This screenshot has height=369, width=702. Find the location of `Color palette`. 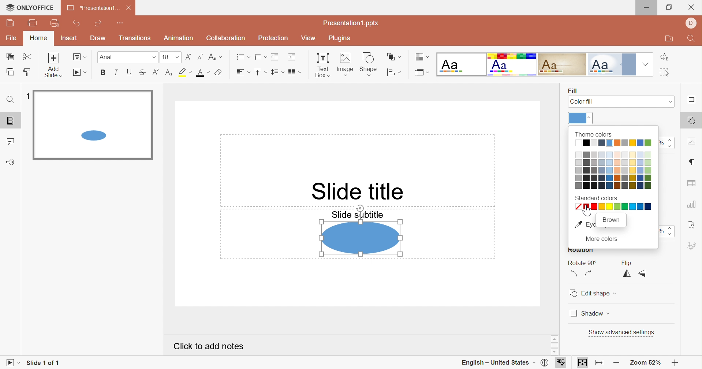

Color palette is located at coordinates (615, 164).